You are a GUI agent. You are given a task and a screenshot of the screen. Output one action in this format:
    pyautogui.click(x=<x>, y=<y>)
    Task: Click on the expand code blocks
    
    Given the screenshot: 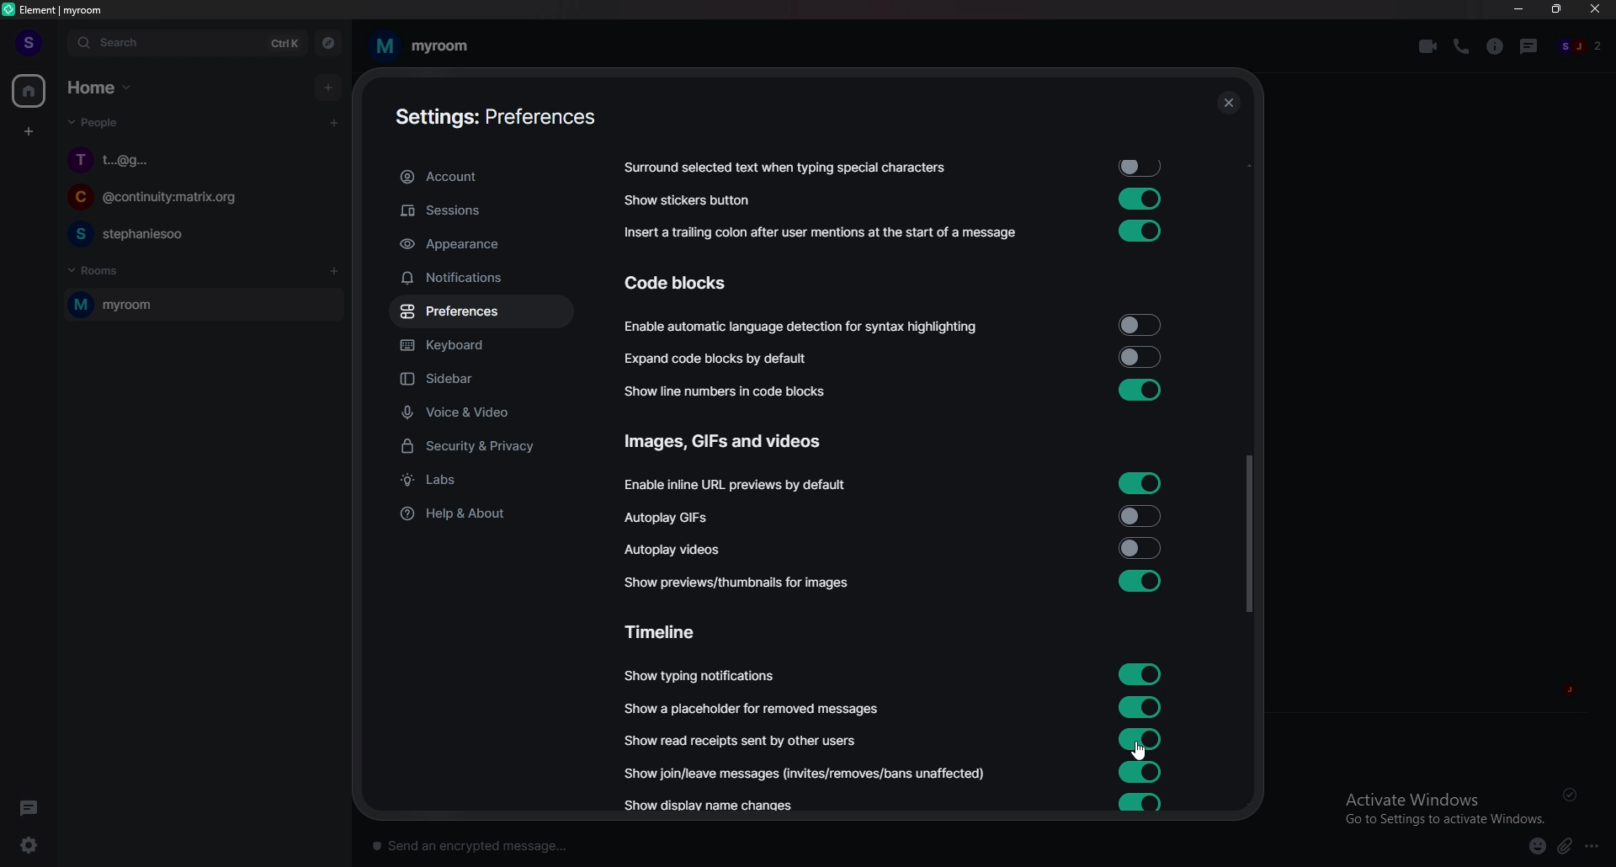 What is the action you would take?
    pyautogui.click(x=722, y=359)
    